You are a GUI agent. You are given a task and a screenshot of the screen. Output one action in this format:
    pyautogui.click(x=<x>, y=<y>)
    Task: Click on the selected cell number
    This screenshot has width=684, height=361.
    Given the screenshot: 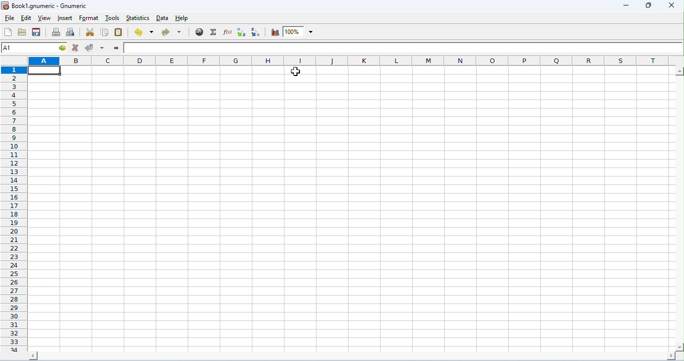 What is the action you would take?
    pyautogui.click(x=27, y=47)
    